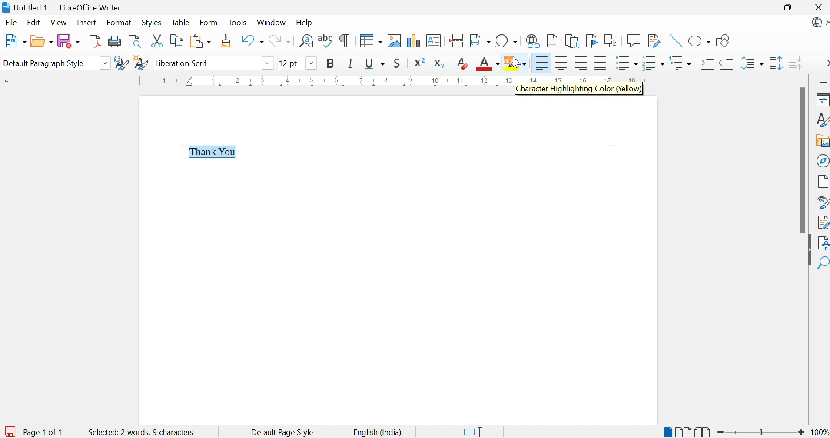 The image size is (830, 438). What do you see at coordinates (819, 119) in the screenshot?
I see `Styles` at bounding box center [819, 119].